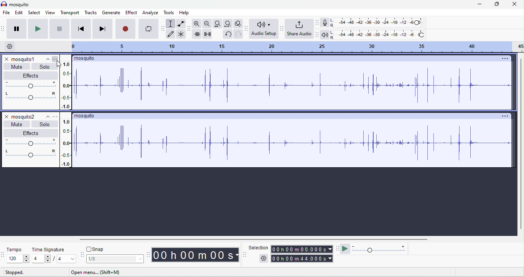  Describe the element at coordinates (149, 255) in the screenshot. I see `time tool` at that location.